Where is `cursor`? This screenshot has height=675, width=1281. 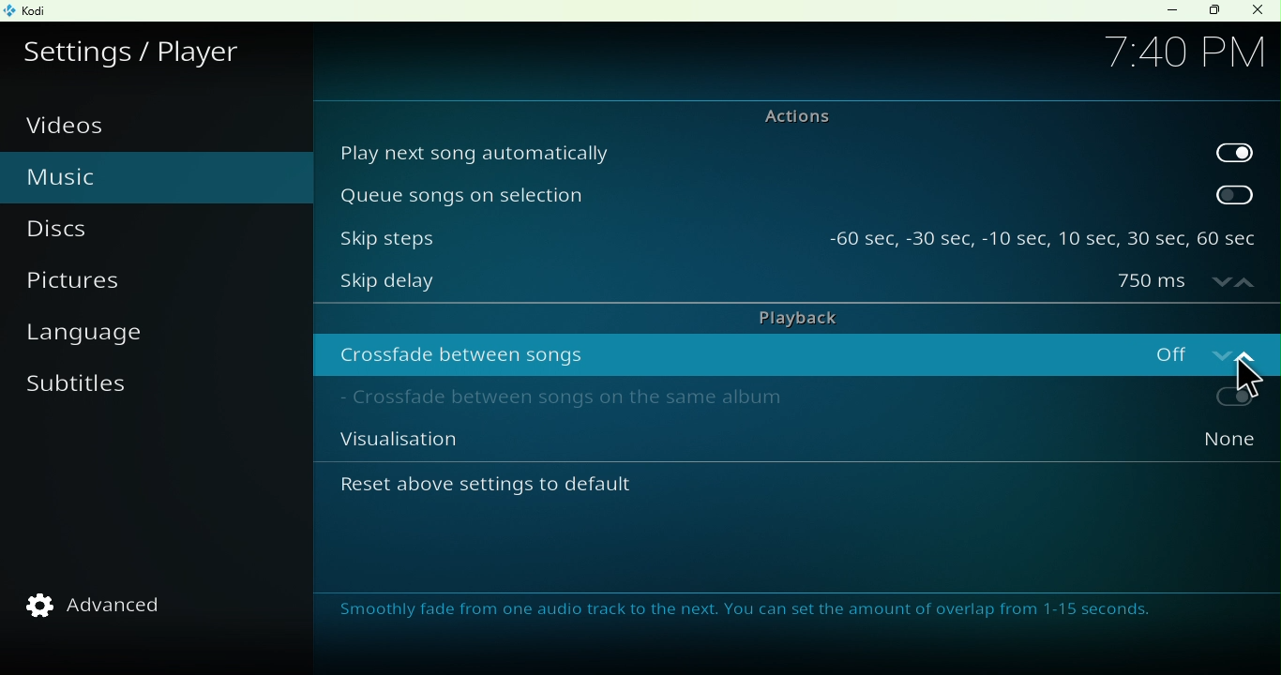
cursor is located at coordinates (1251, 378).